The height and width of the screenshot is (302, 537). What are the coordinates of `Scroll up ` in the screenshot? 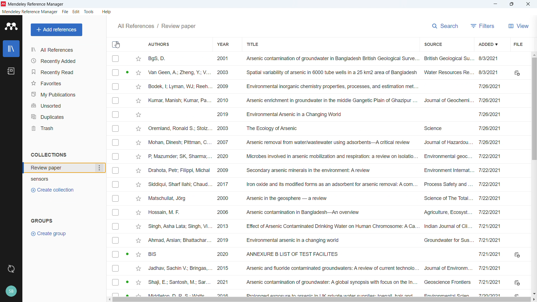 It's located at (534, 54).